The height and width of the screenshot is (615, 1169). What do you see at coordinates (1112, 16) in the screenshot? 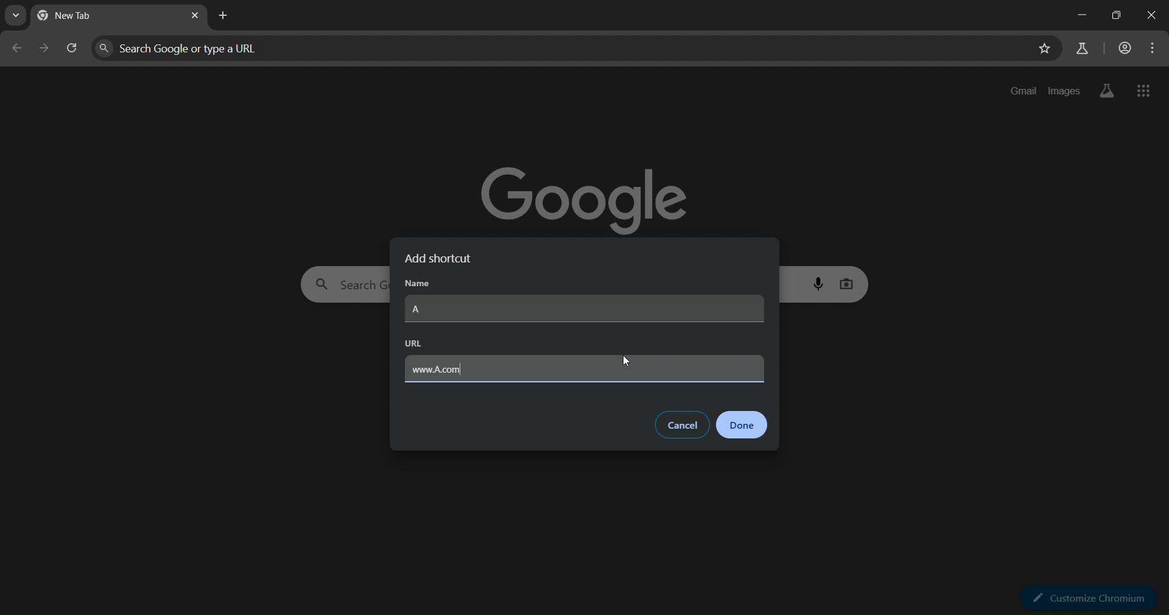
I see `restore down` at bounding box center [1112, 16].